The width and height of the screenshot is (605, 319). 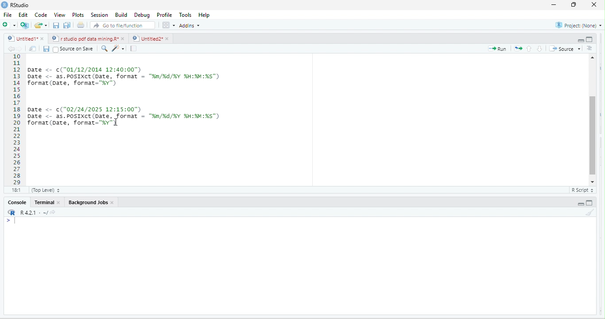 What do you see at coordinates (141, 125) in the screenshot?
I see `< format(x, -) 24/2025 12:15:00")
<= as.POSIXCT (Date, format = “%m/¥d/%Y %H:imMi%s")
at (pate, format="%v")` at bounding box center [141, 125].